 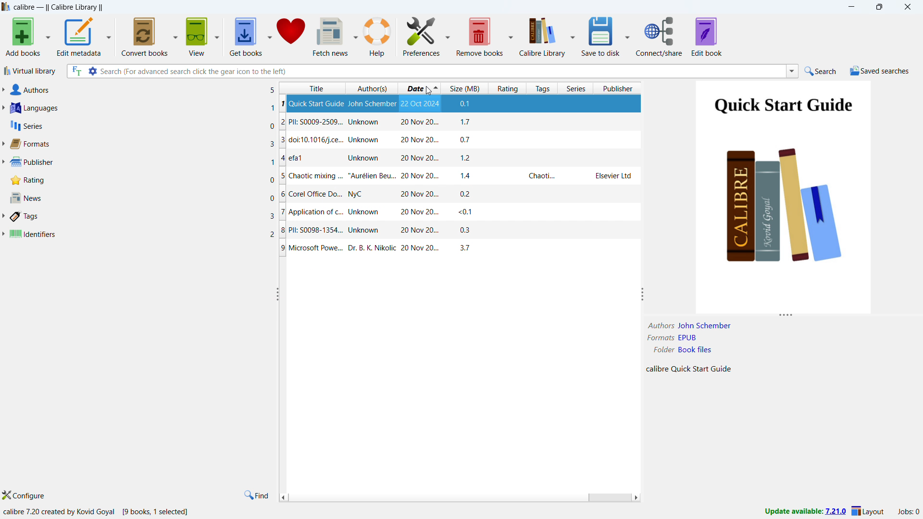 I want to click on cursor, so click(x=429, y=89).